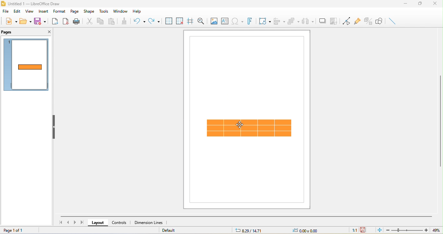 The image size is (443, 234). I want to click on close, so click(437, 4).